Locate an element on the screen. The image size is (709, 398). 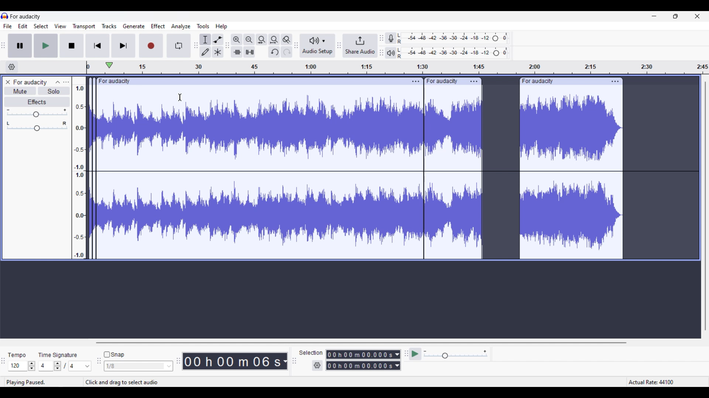
fit selection to width is located at coordinates (261, 39).